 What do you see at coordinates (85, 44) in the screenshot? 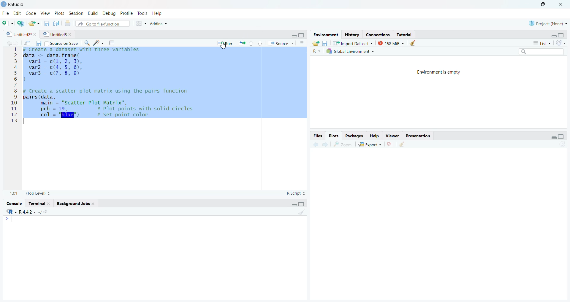
I see `Find replace` at bounding box center [85, 44].